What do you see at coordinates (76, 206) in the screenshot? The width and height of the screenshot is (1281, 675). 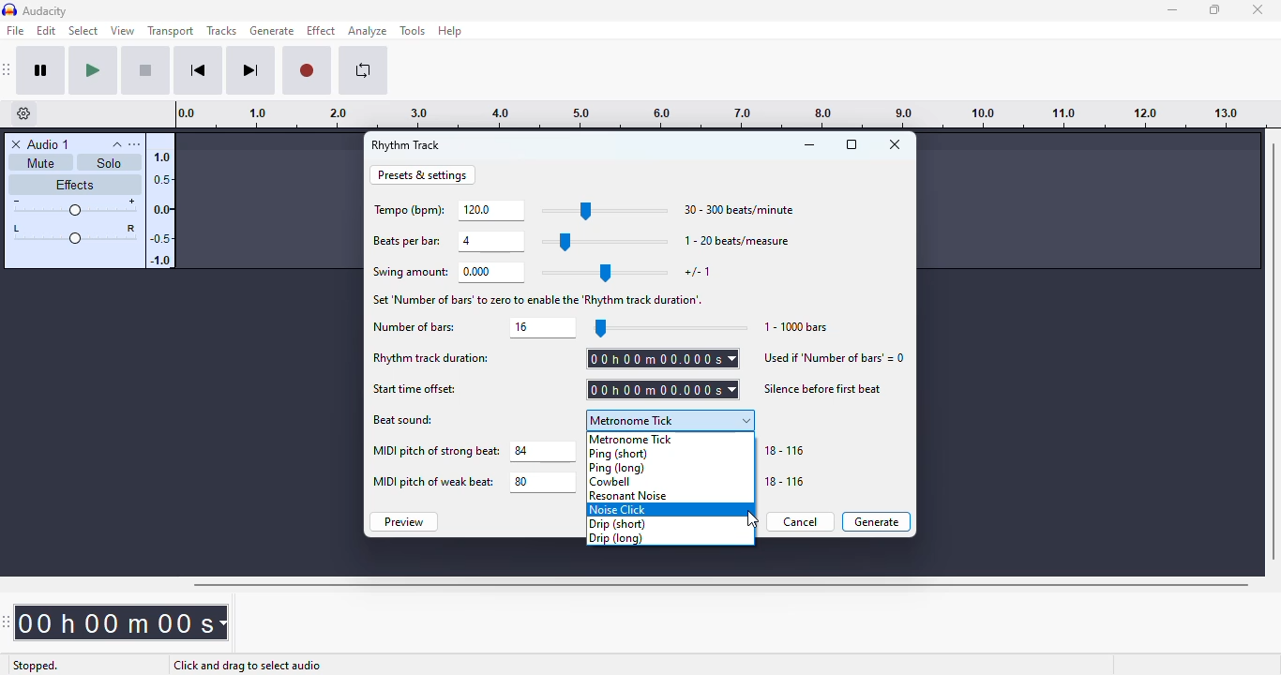 I see `volume` at bounding box center [76, 206].